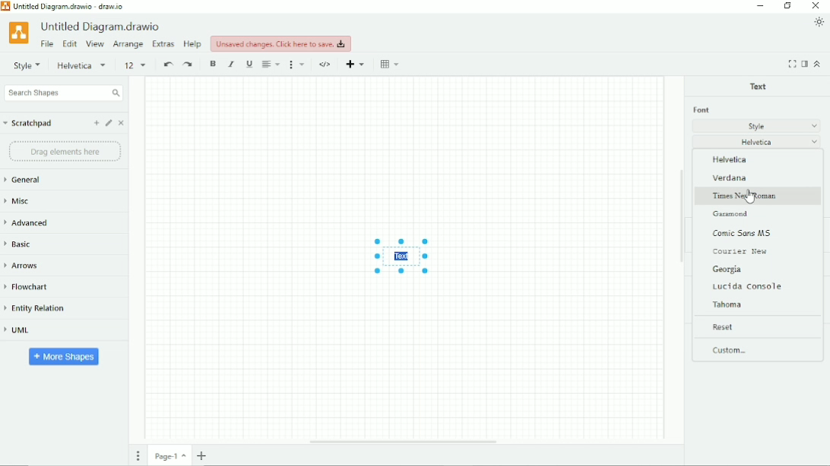 This screenshot has height=466, width=830. Describe the element at coordinates (819, 23) in the screenshot. I see `Appearance` at that location.